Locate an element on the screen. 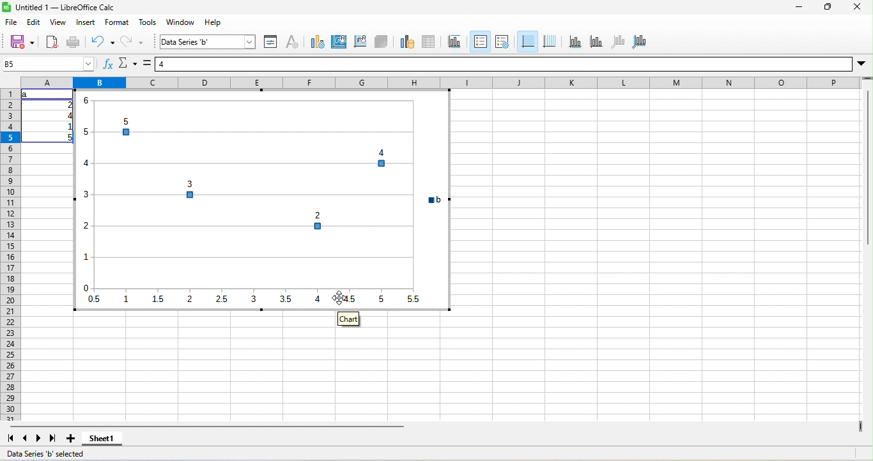 The height and width of the screenshot is (461, 873). 5 is located at coordinates (67, 138).